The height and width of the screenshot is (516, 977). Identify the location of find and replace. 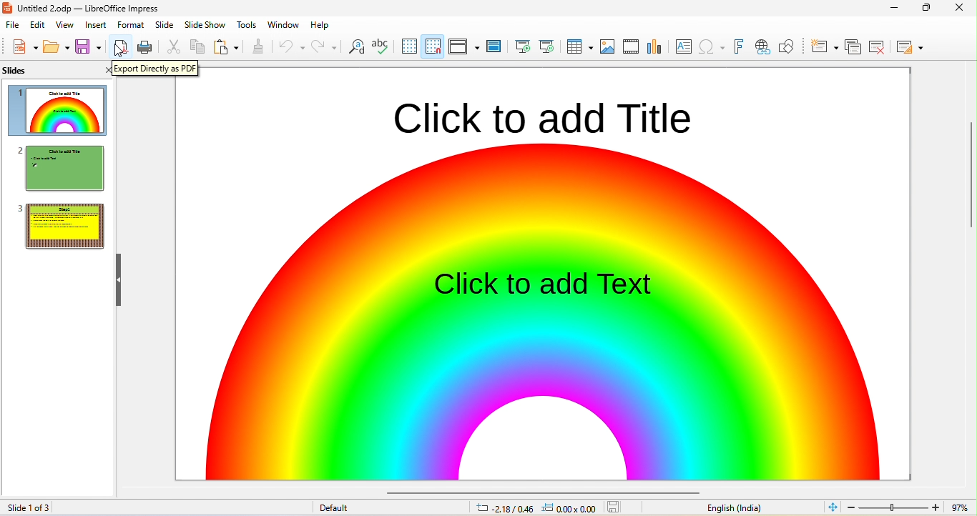
(357, 46).